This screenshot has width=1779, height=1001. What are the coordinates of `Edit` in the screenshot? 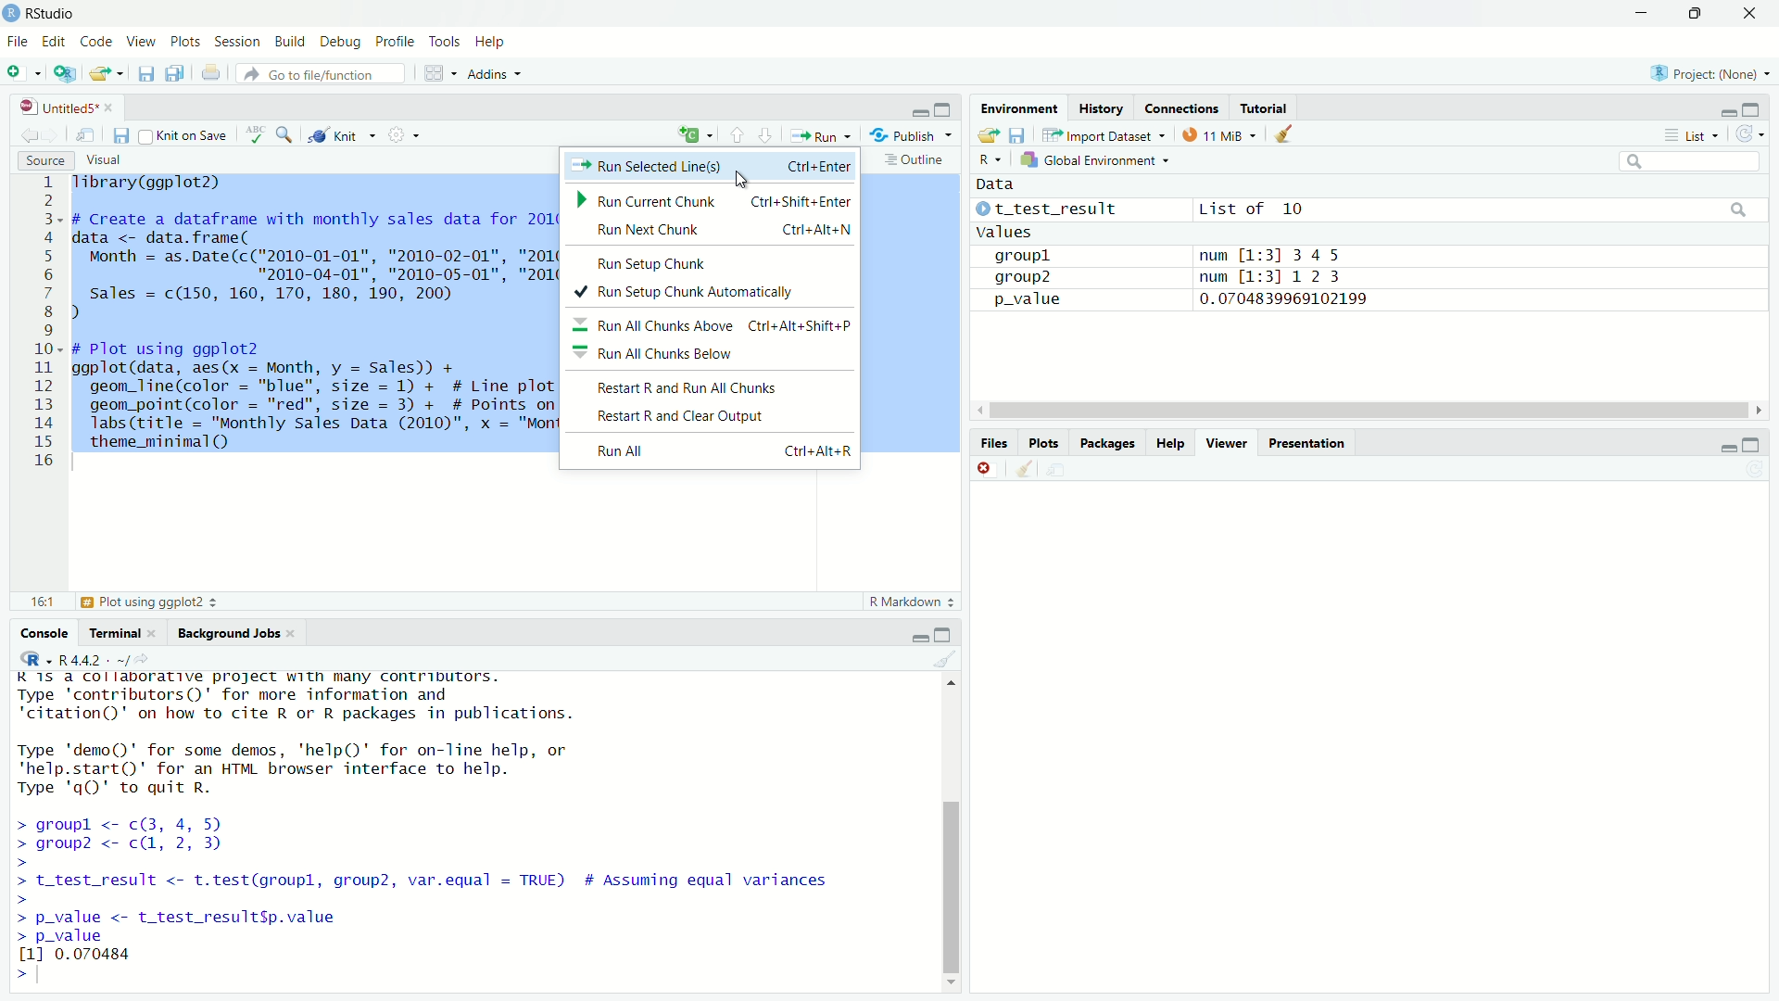 It's located at (52, 39).